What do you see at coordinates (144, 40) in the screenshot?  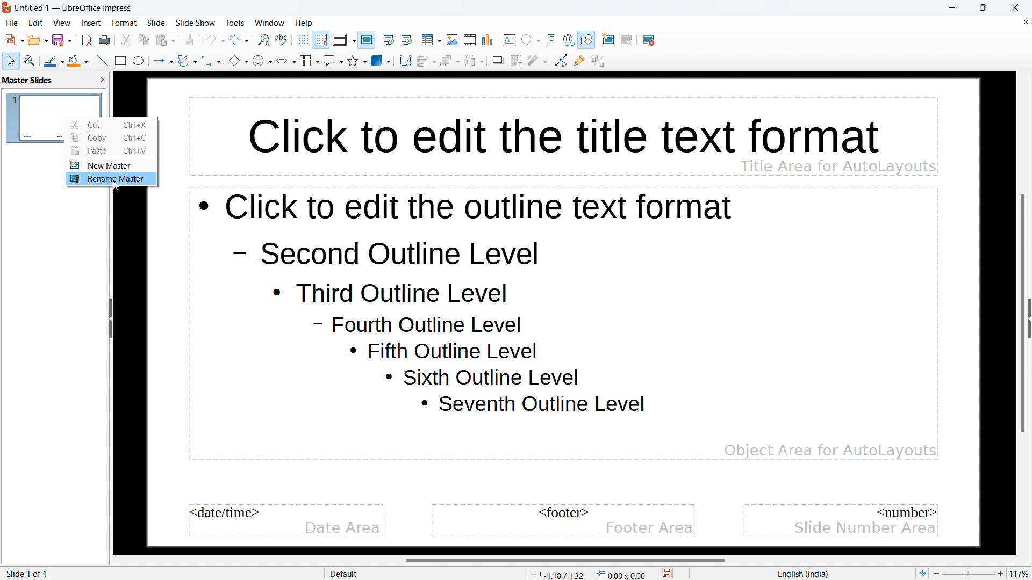 I see `copy` at bounding box center [144, 40].